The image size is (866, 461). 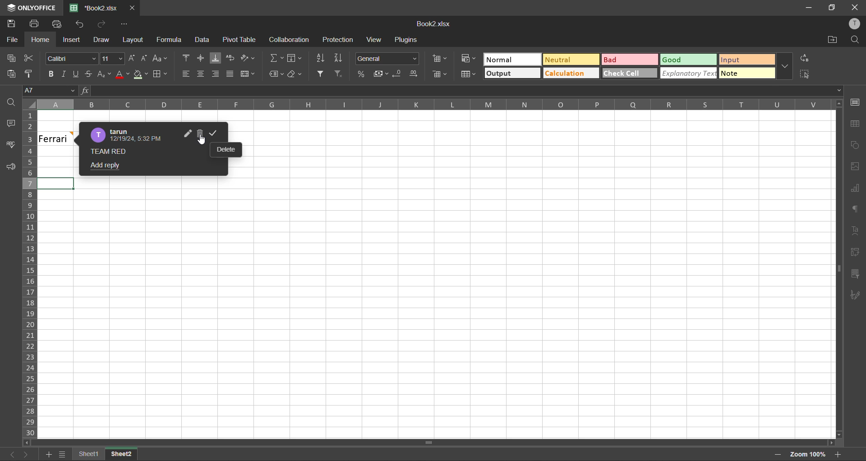 I want to click on add sheet, so click(x=49, y=454).